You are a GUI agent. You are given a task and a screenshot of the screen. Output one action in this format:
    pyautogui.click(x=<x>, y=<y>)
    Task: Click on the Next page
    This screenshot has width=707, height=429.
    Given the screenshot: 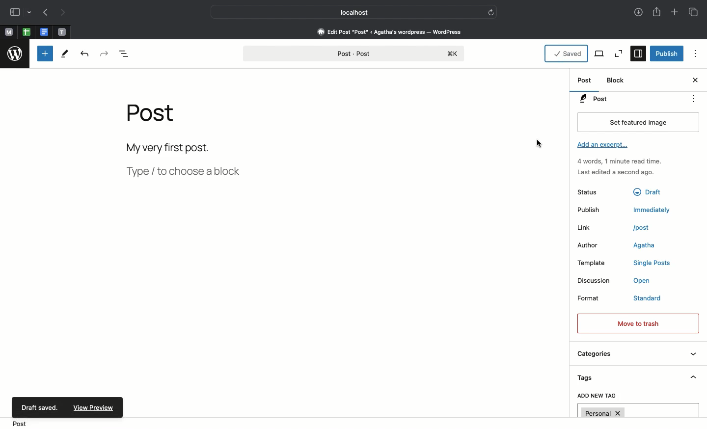 What is the action you would take?
    pyautogui.click(x=62, y=12)
    